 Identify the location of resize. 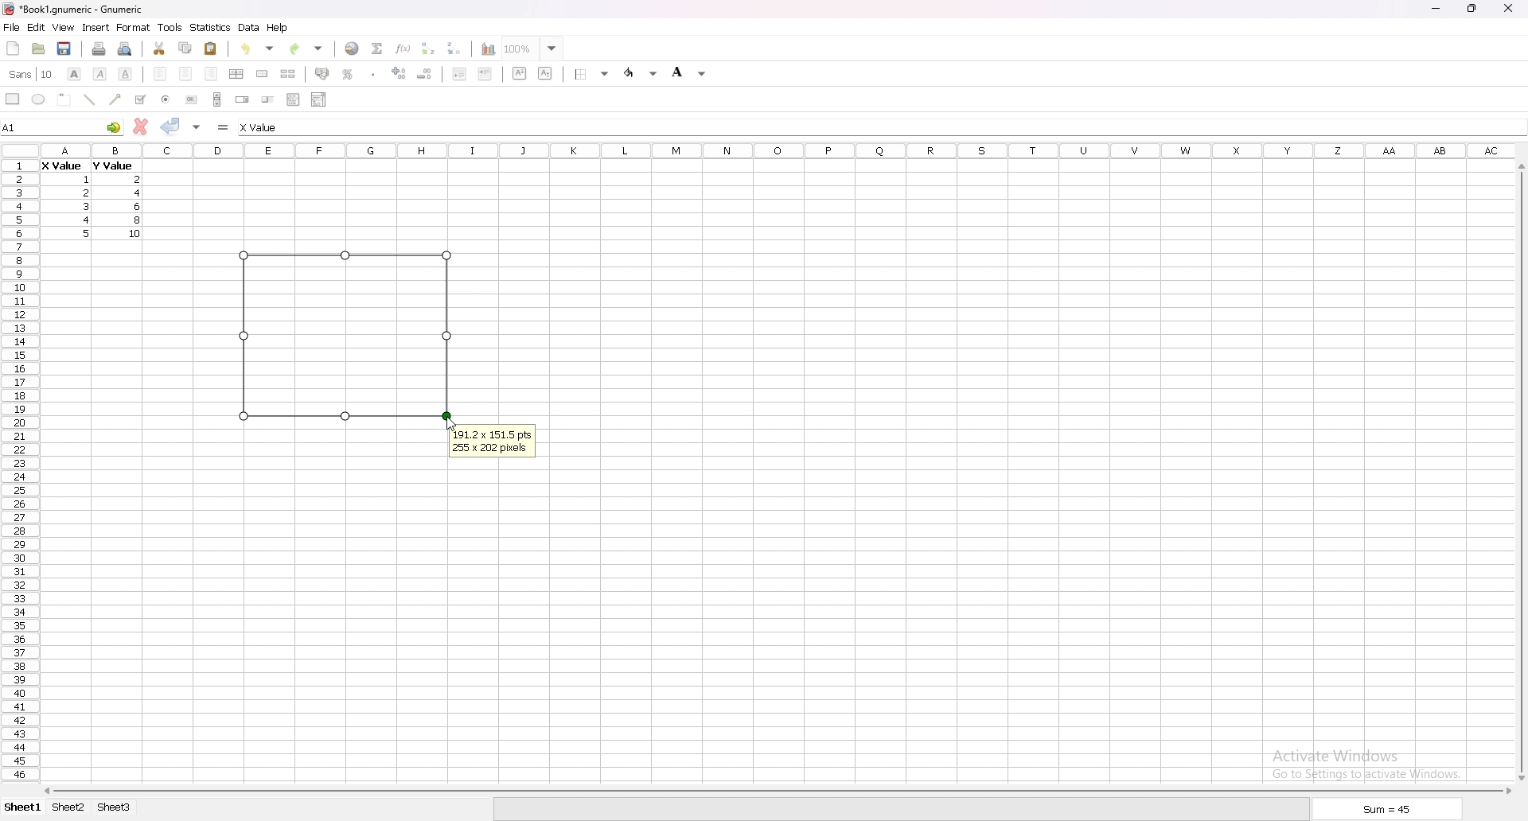
(1473, 9).